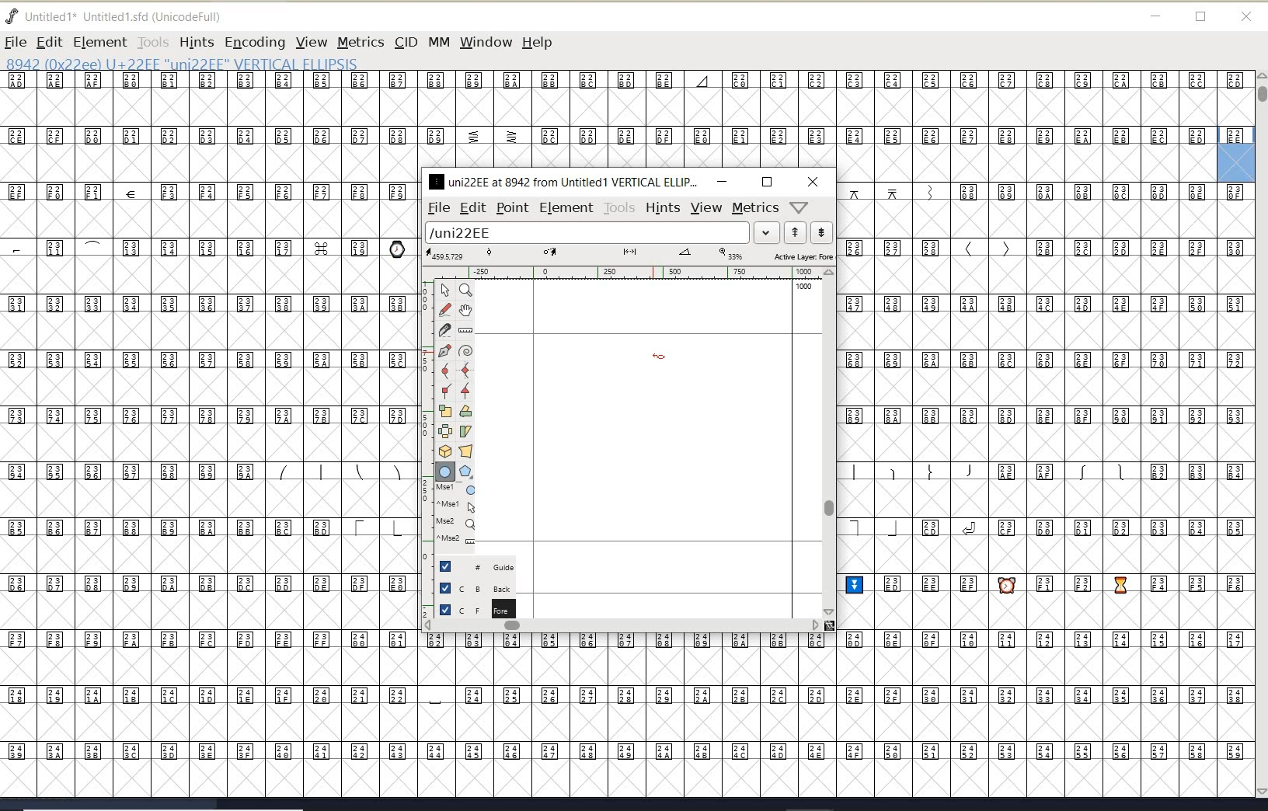  What do you see at coordinates (478, 587) in the screenshot?
I see `background` at bounding box center [478, 587].